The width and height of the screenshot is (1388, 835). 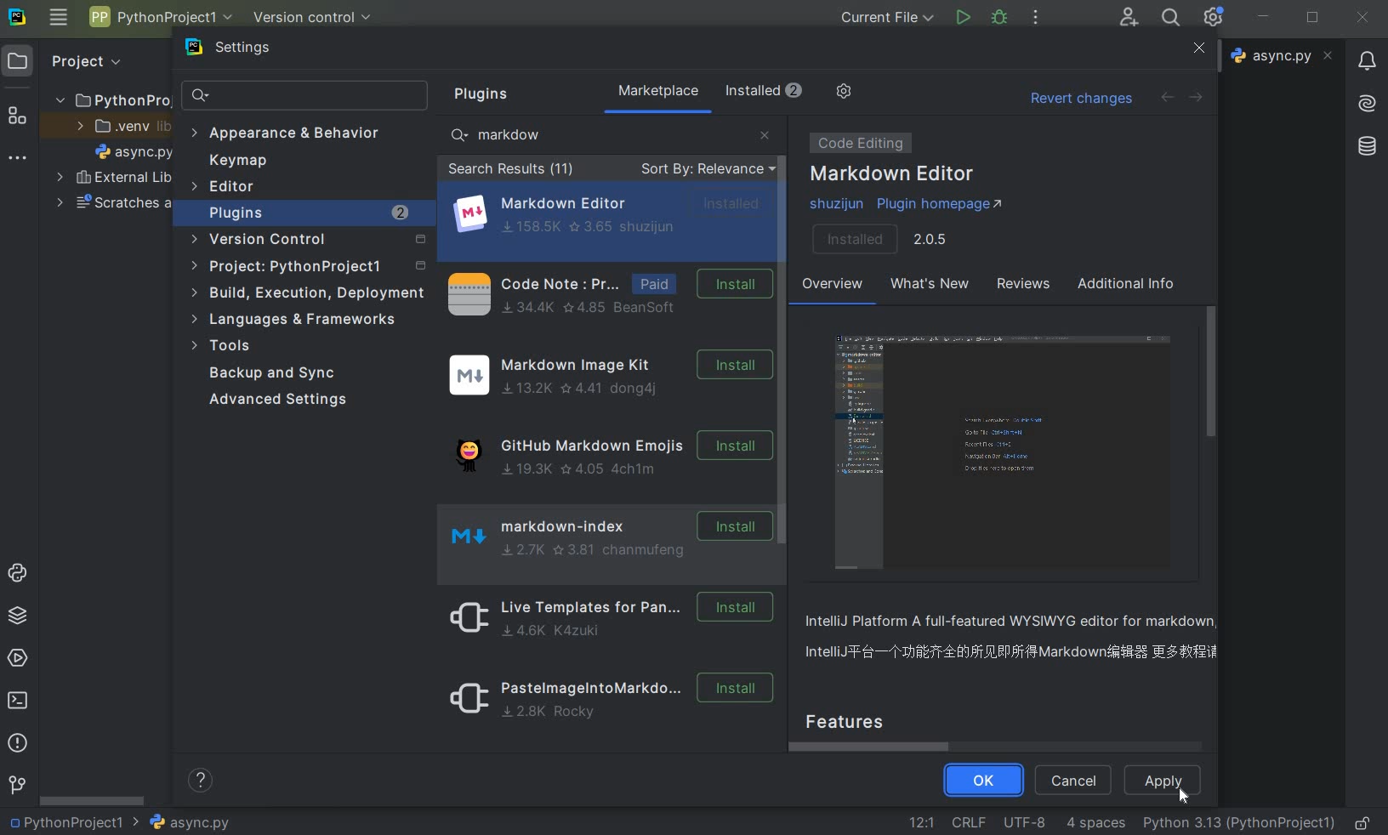 I want to click on keymap, so click(x=235, y=161).